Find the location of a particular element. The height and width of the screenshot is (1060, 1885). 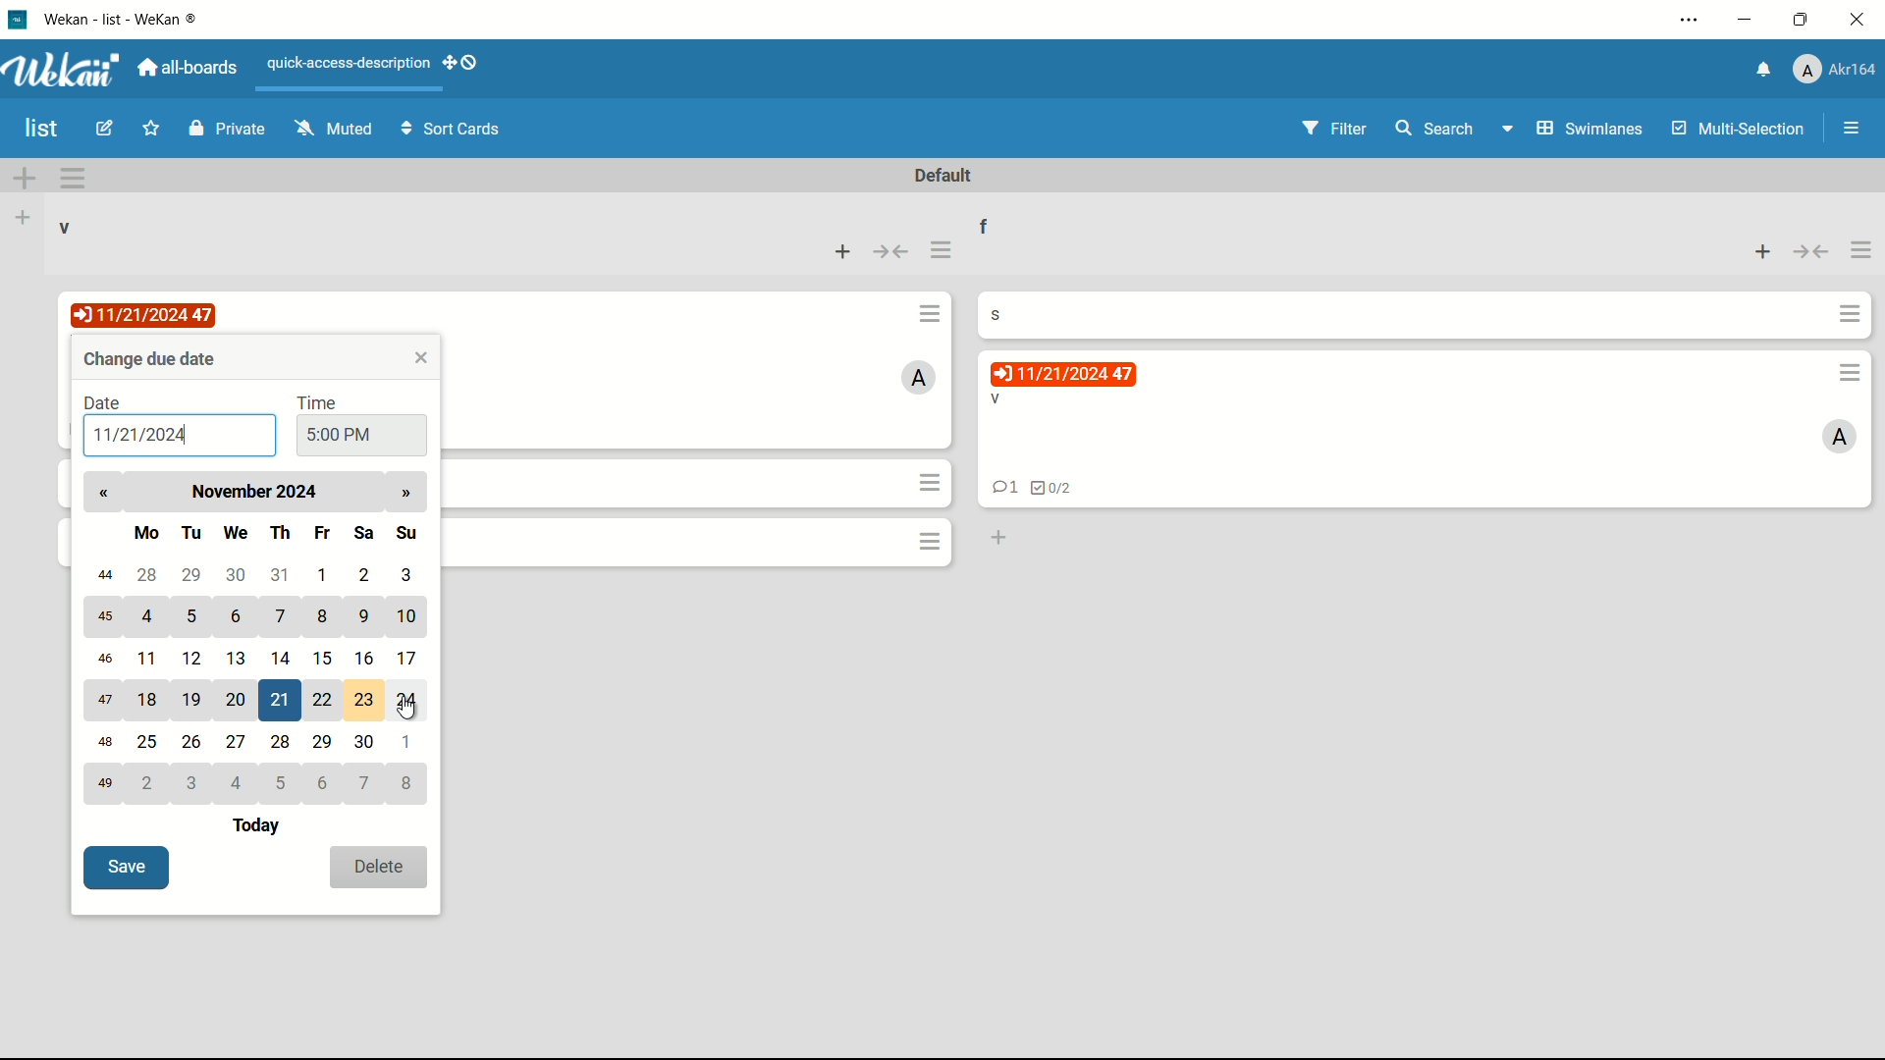

1 is located at coordinates (324, 574).